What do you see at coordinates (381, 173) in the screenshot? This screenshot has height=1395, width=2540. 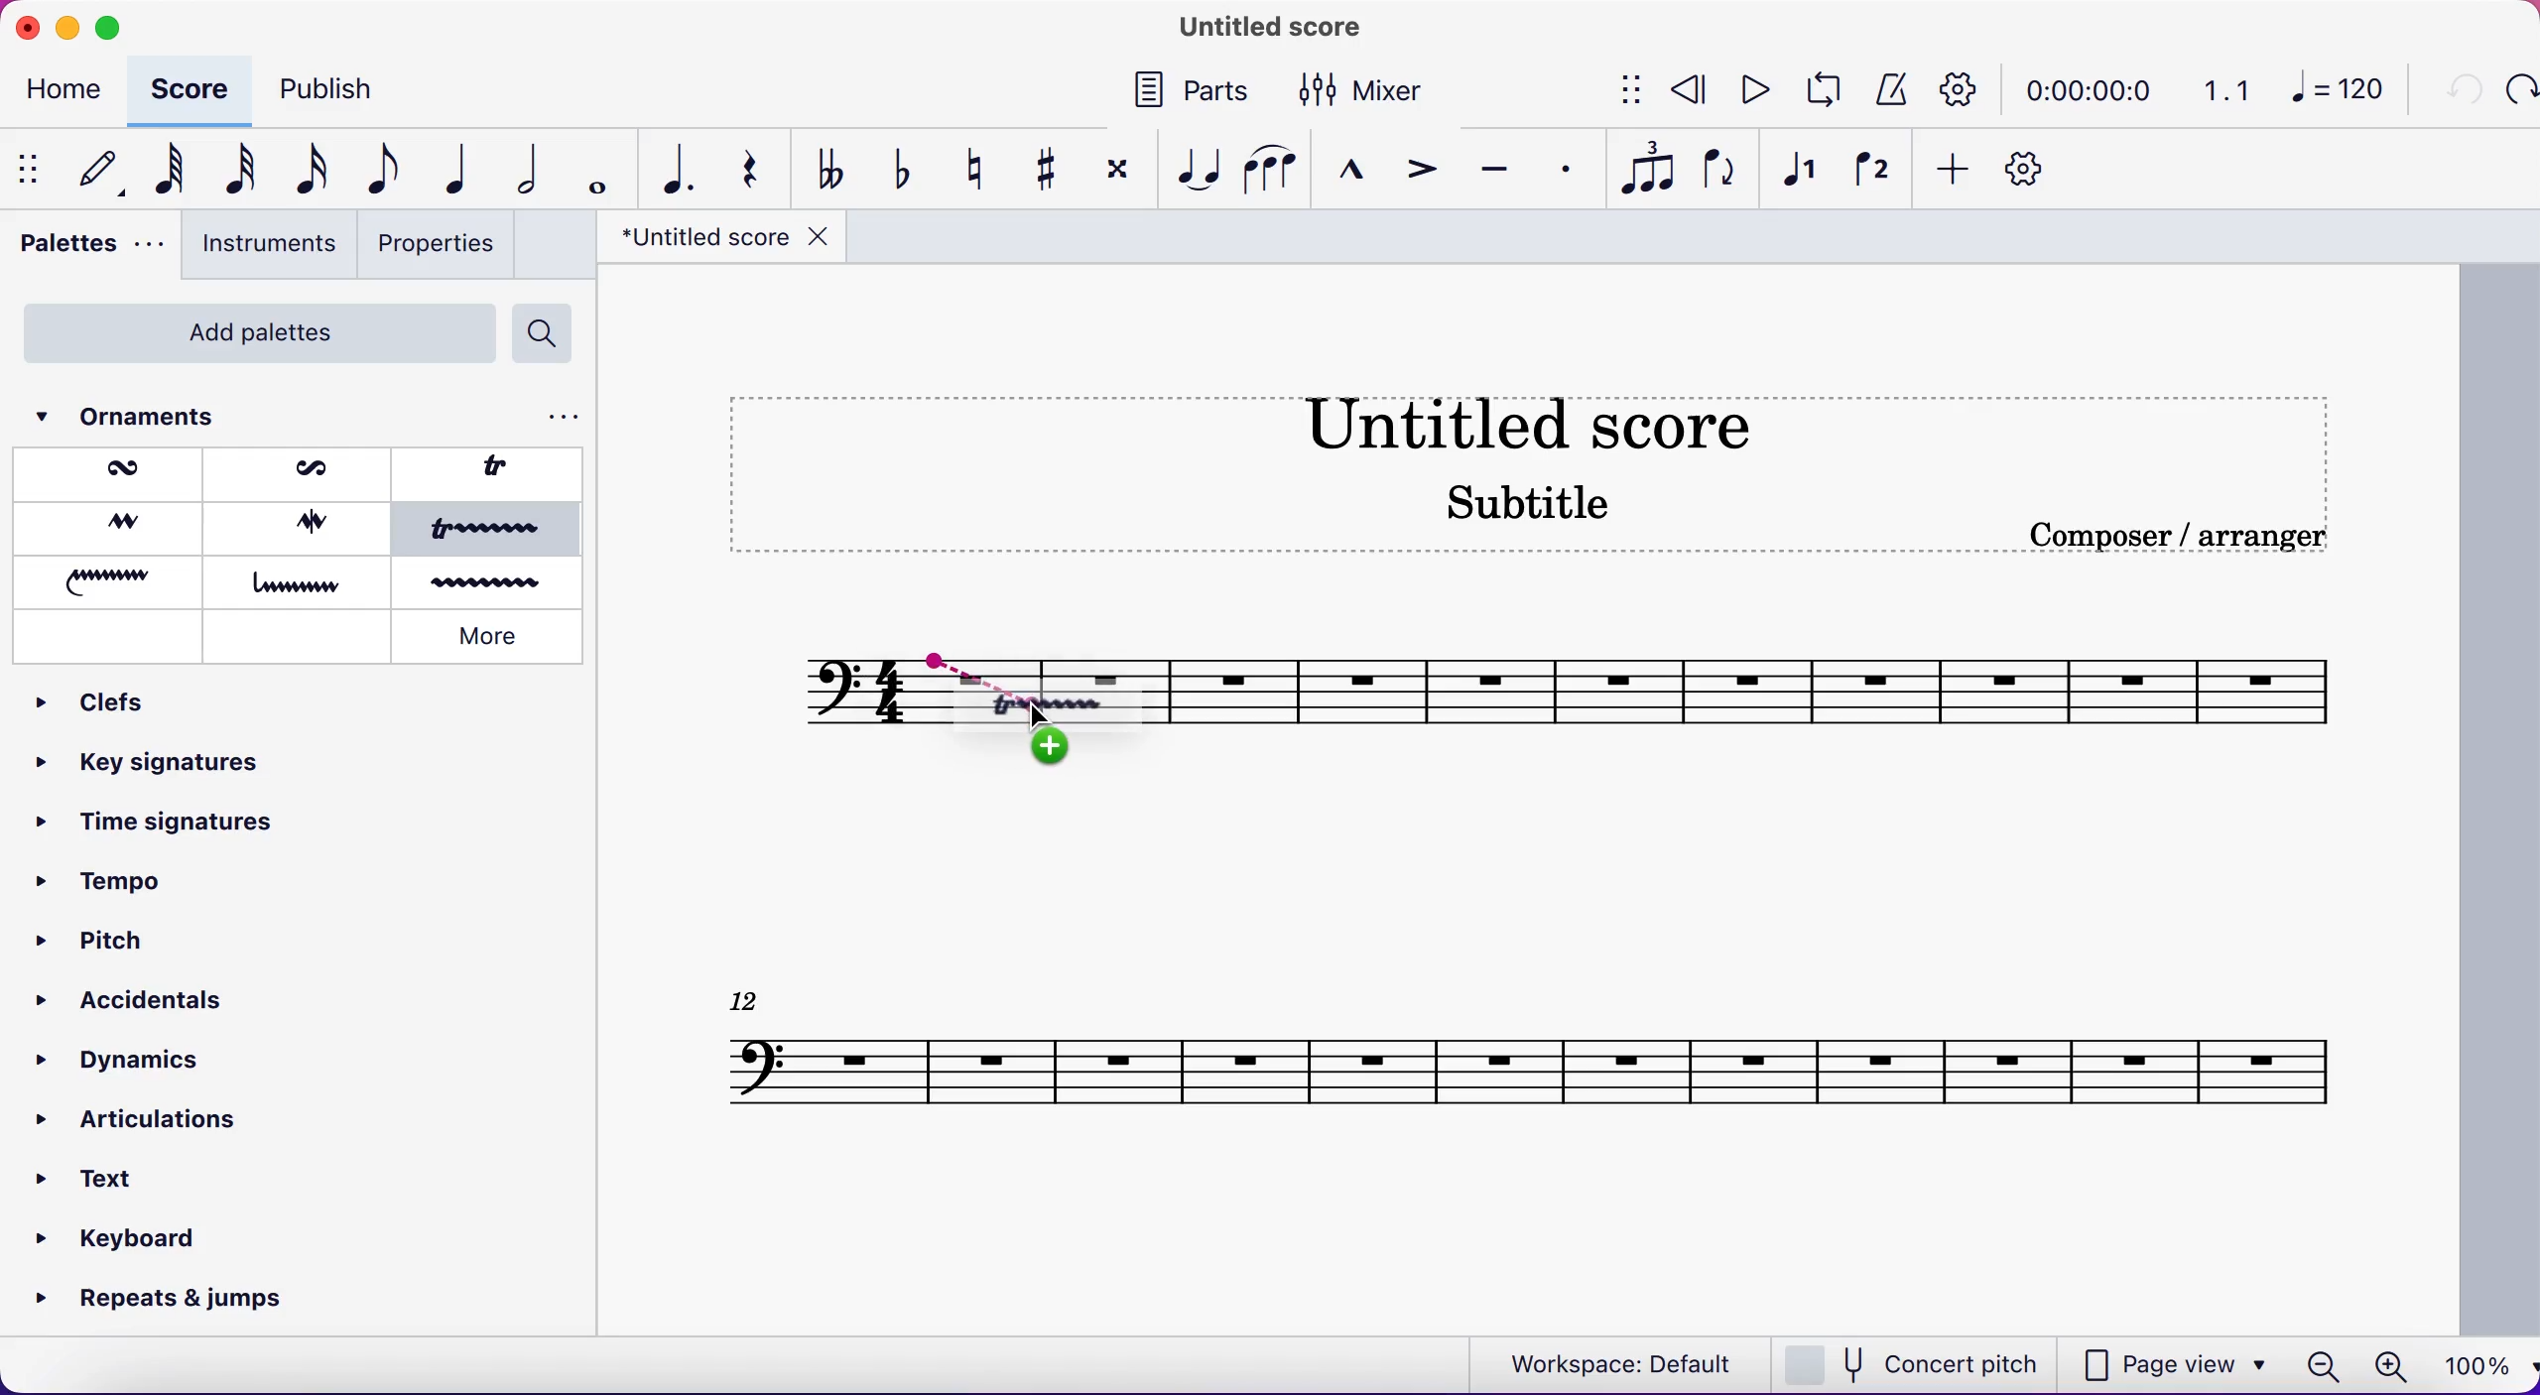 I see `eight note` at bounding box center [381, 173].